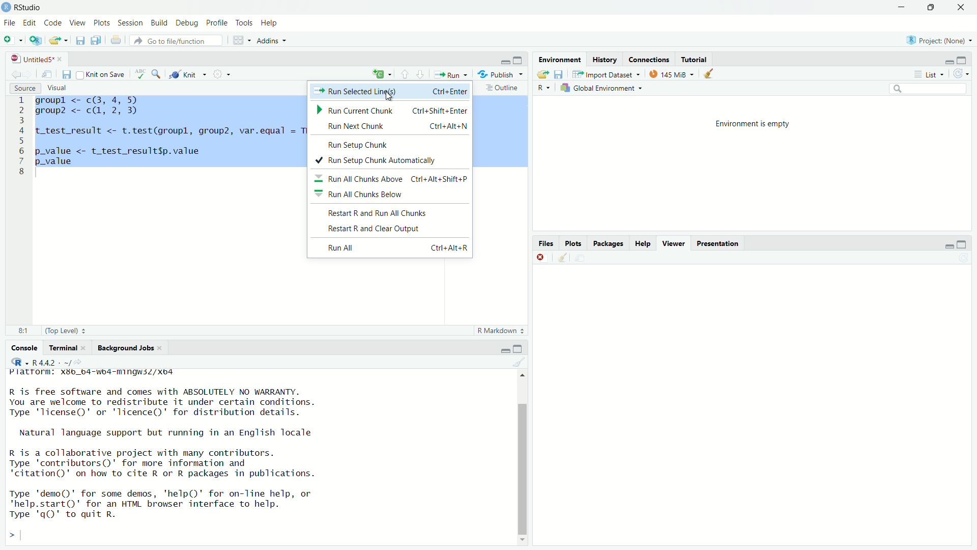 The image size is (977, 550). What do you see at coordinates (378, 161) in the screenshot?
I see `Run Setup Chunk Automatically` at bounding box center [378, 161].